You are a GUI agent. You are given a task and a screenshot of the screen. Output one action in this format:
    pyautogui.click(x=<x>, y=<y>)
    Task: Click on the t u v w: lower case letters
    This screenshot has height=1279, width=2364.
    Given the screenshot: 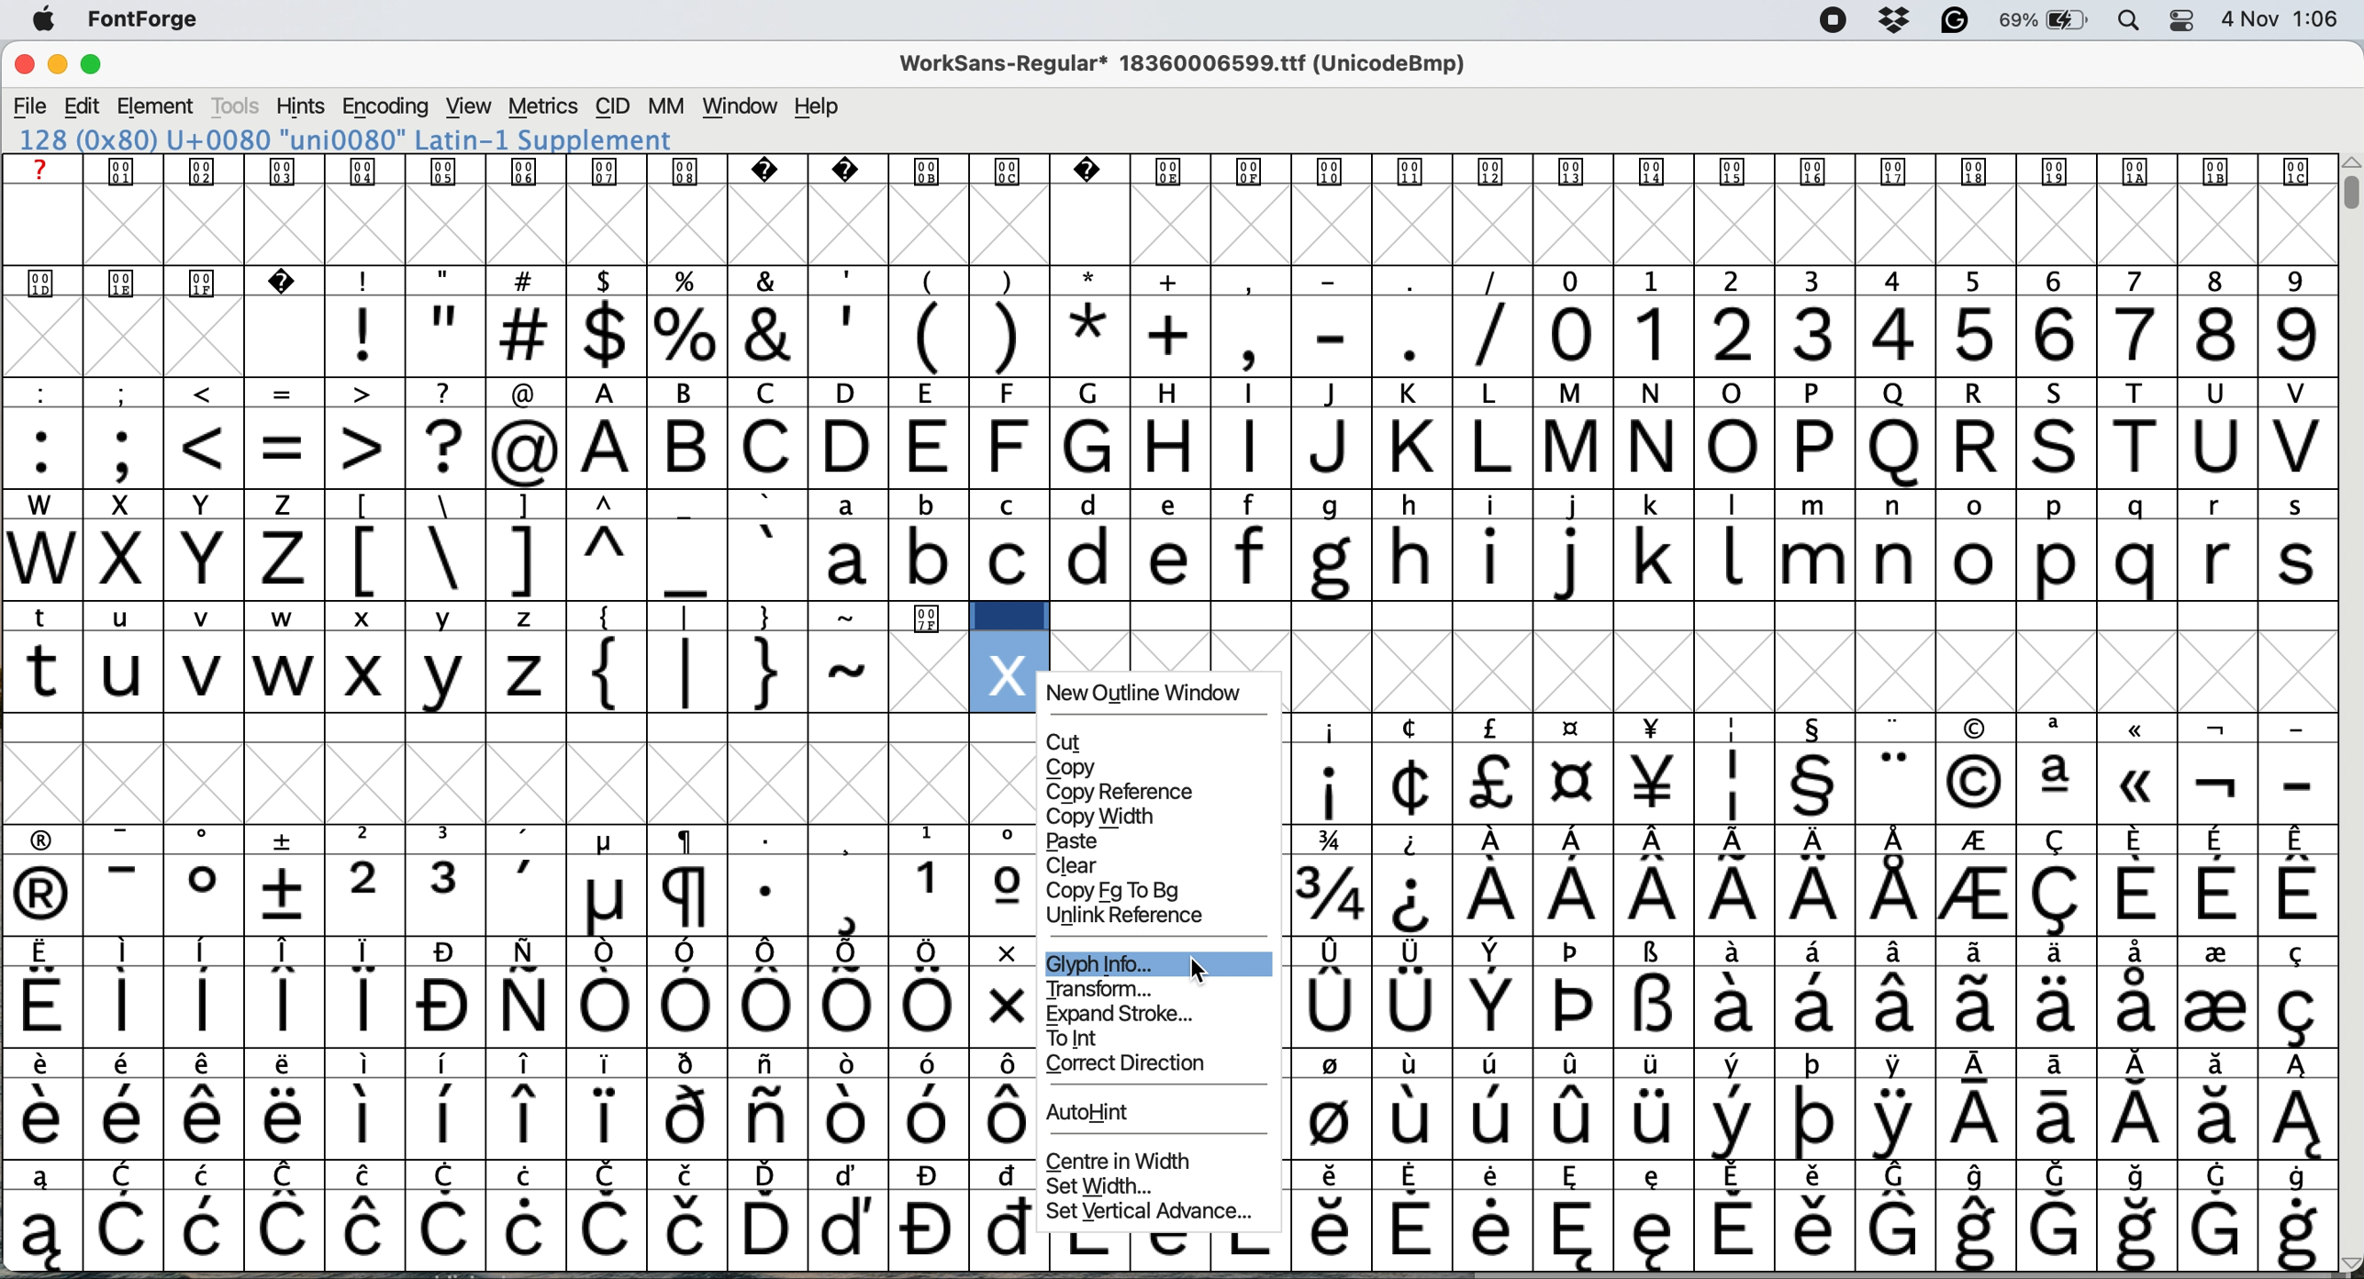 What is the action you would take?
    pyautogui.click(x=167, y=674)
    